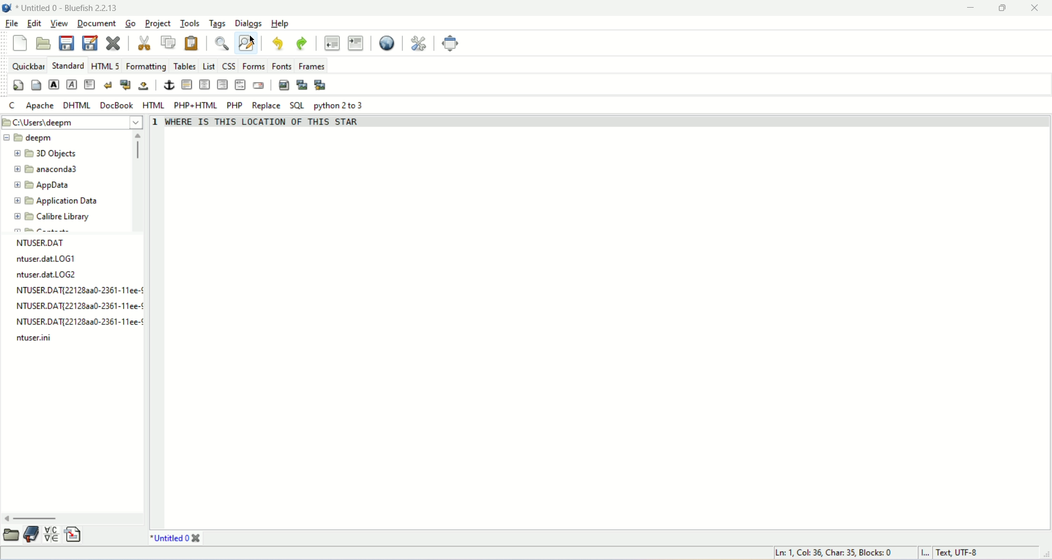 The image size is (1052, 560). What do you see at coordinates (313, 66) in the screenshot?
I see `frames` at bounding box center [313, 66].